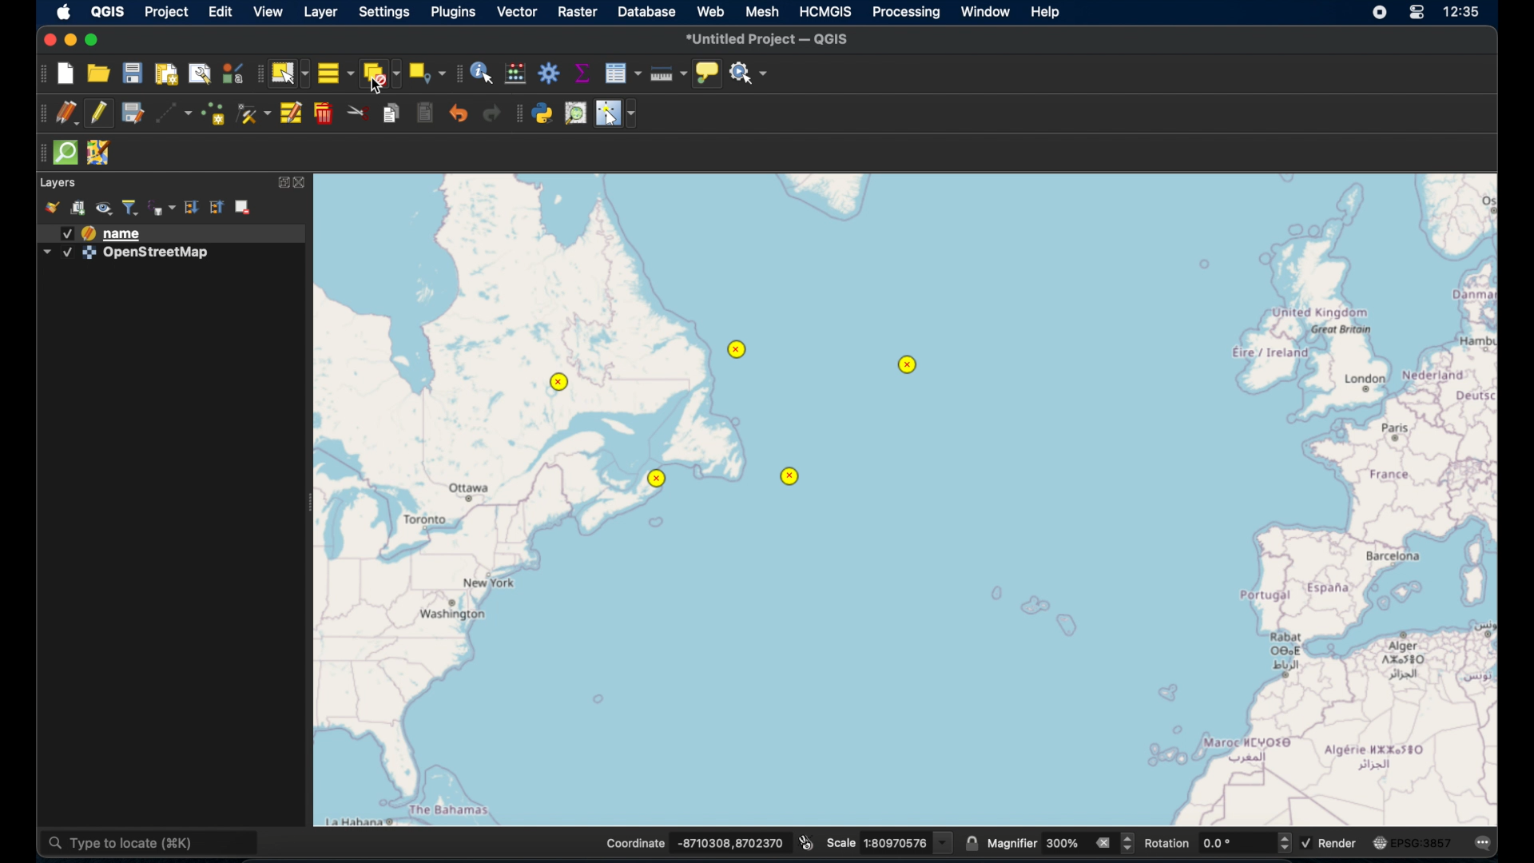  Describe the element at coordinates (459, 116) in the screenshot. I see `undo` at that location.